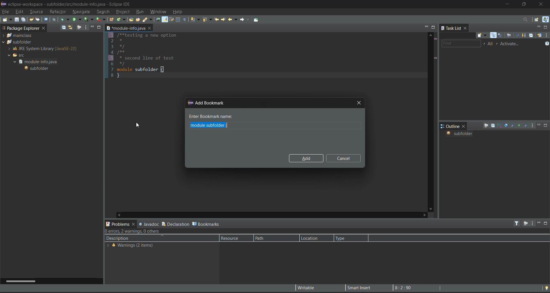 The width and height of the screenshot is (550, 293). I want to click on JRE System Library [JavaSE-22], so click(41, 49).